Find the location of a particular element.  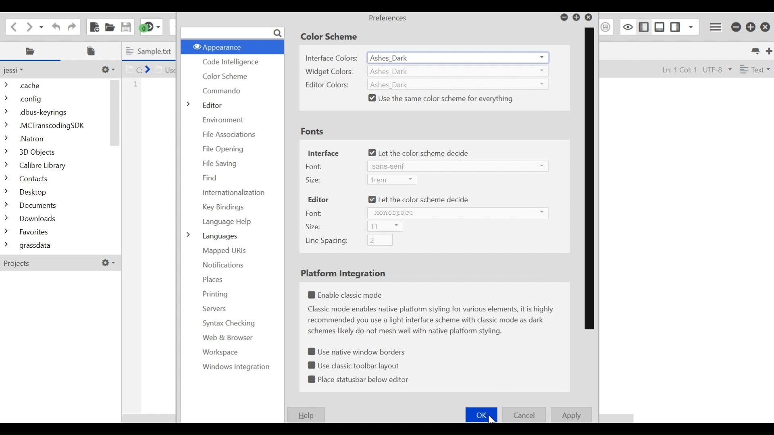

Syntax Checking is located at coordinates (226, 323).